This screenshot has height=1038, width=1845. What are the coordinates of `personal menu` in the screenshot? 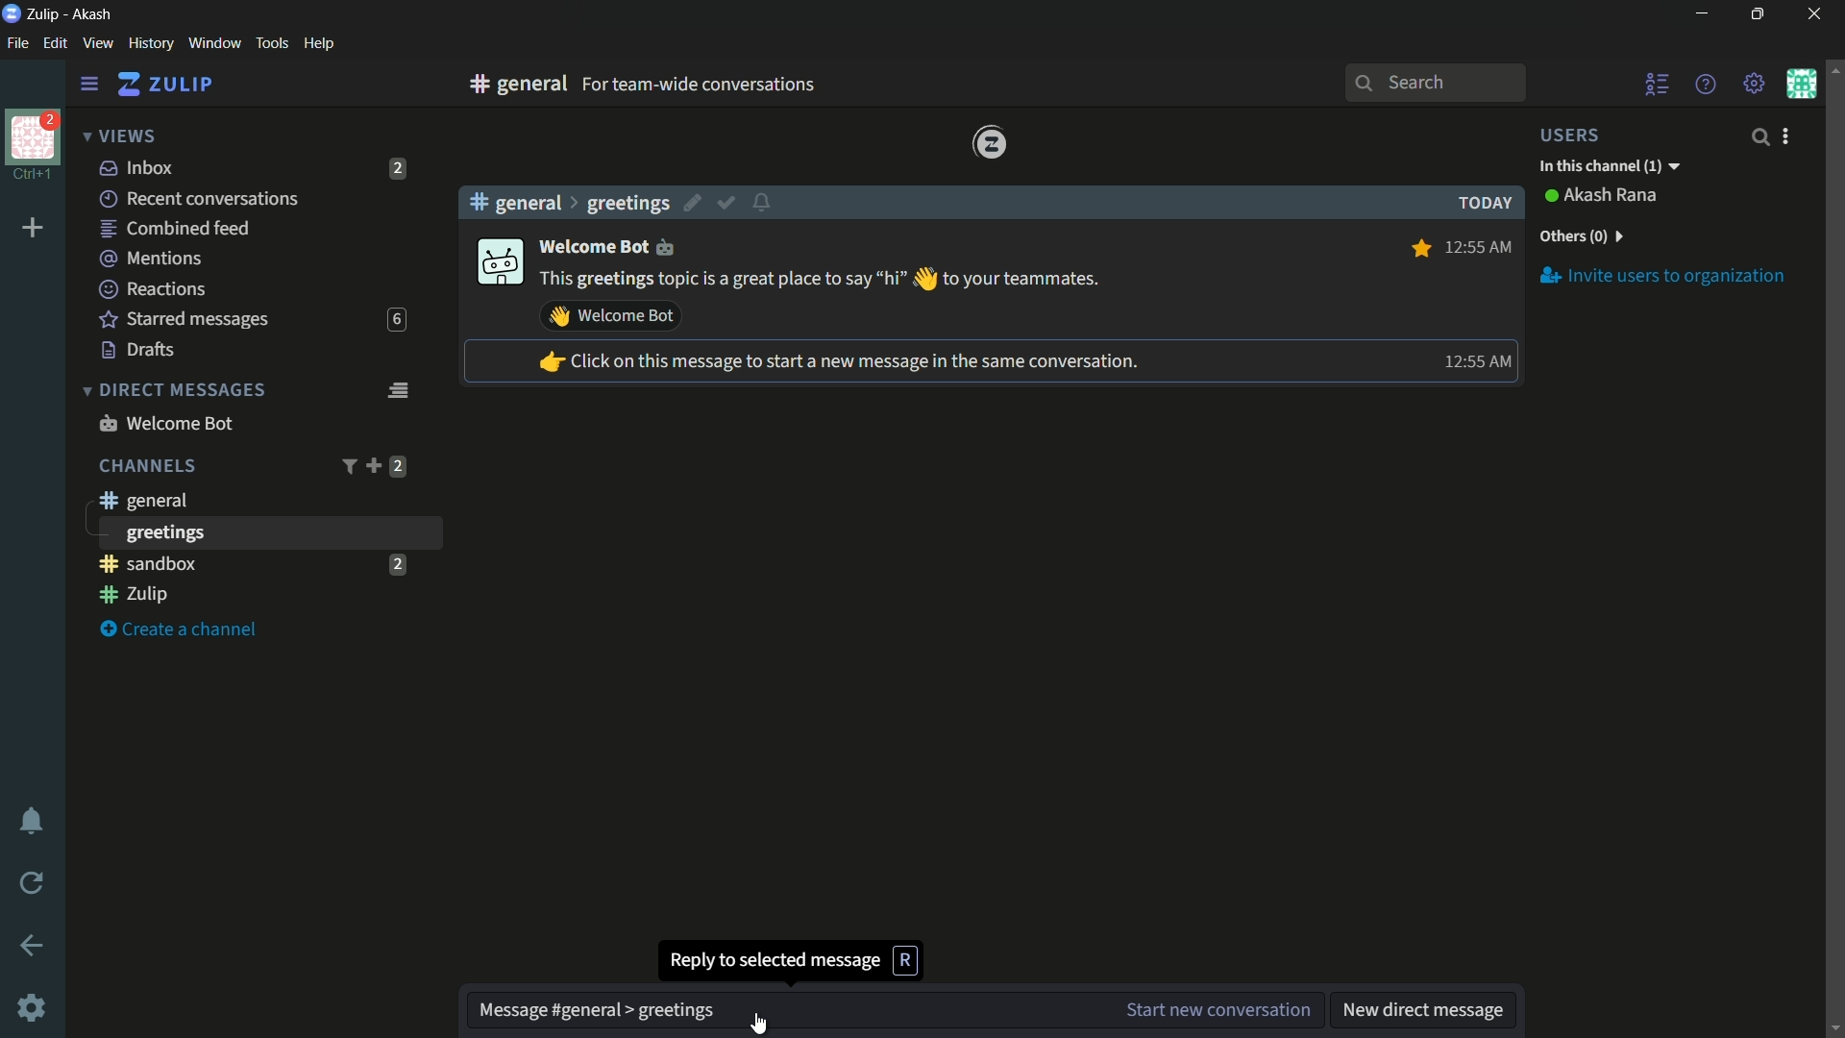 It's located at (1801, 84).